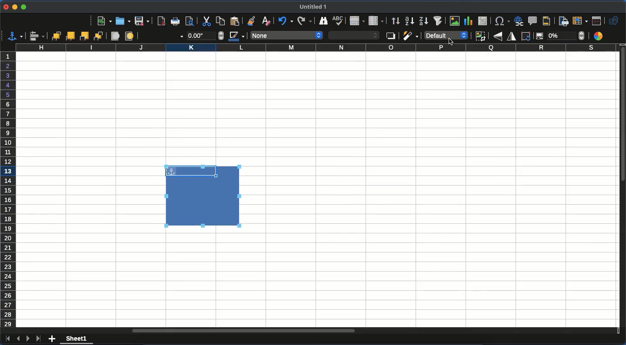  What do you see at coordinates (560, 36) in the screenshot?
I see `transparency` at bounding box center [560, 36].